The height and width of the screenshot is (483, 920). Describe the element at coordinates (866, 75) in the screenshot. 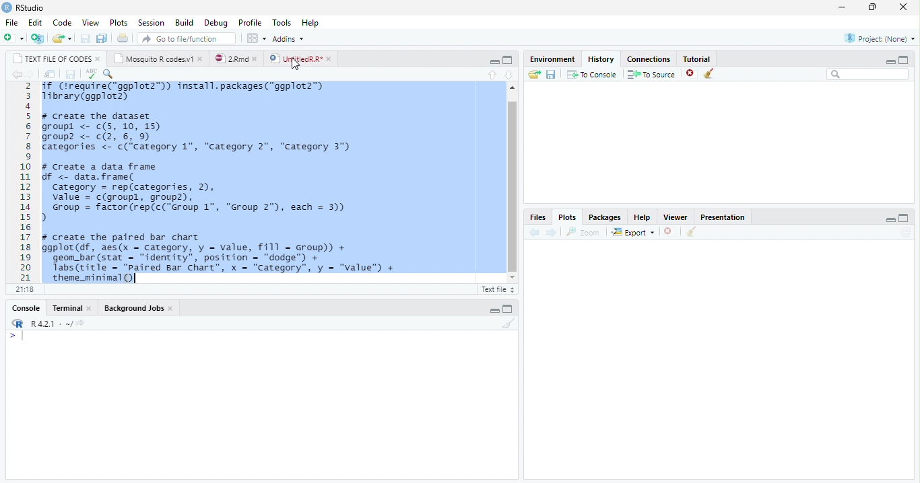

I see `search` at that location.